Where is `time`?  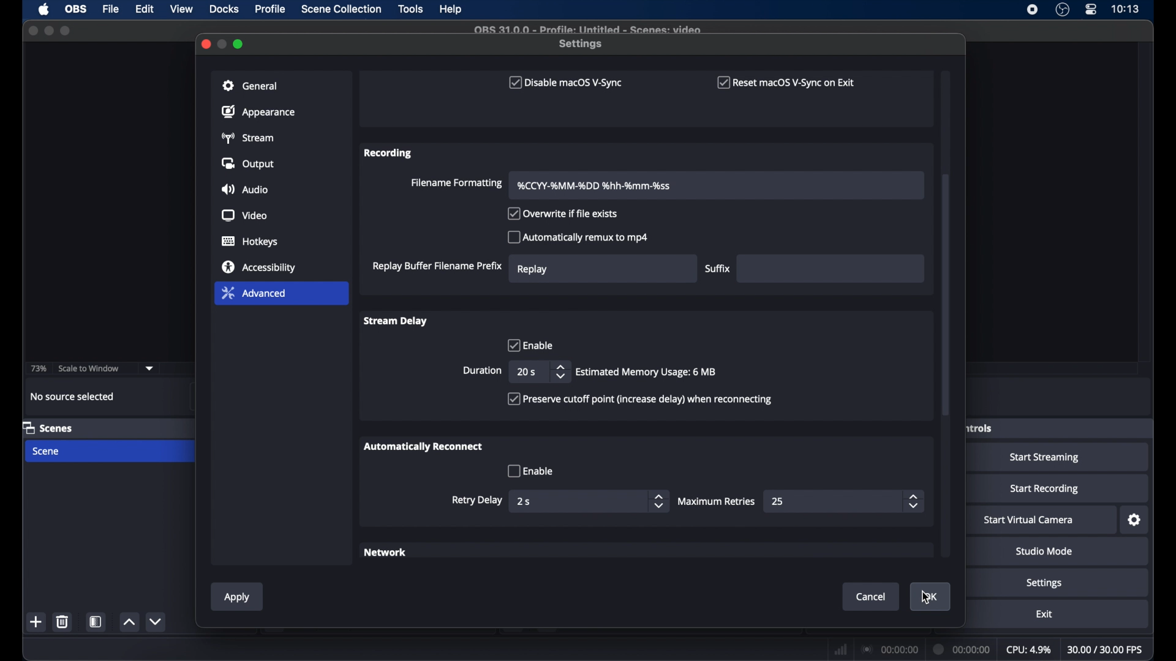 time is located at coordinates (1125, 9).